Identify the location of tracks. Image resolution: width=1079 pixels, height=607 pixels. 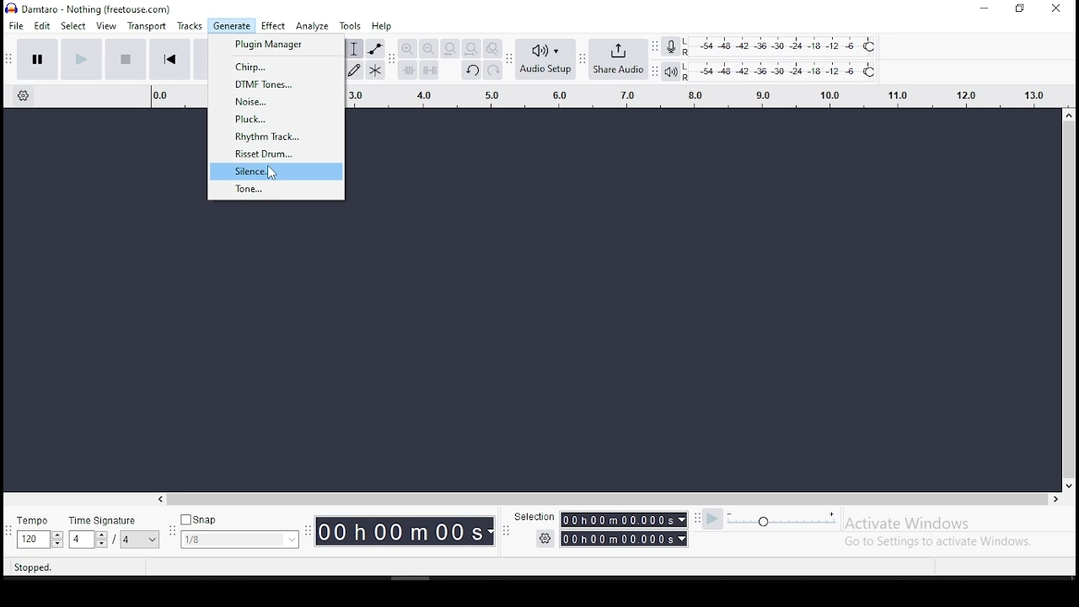
(189, 26).